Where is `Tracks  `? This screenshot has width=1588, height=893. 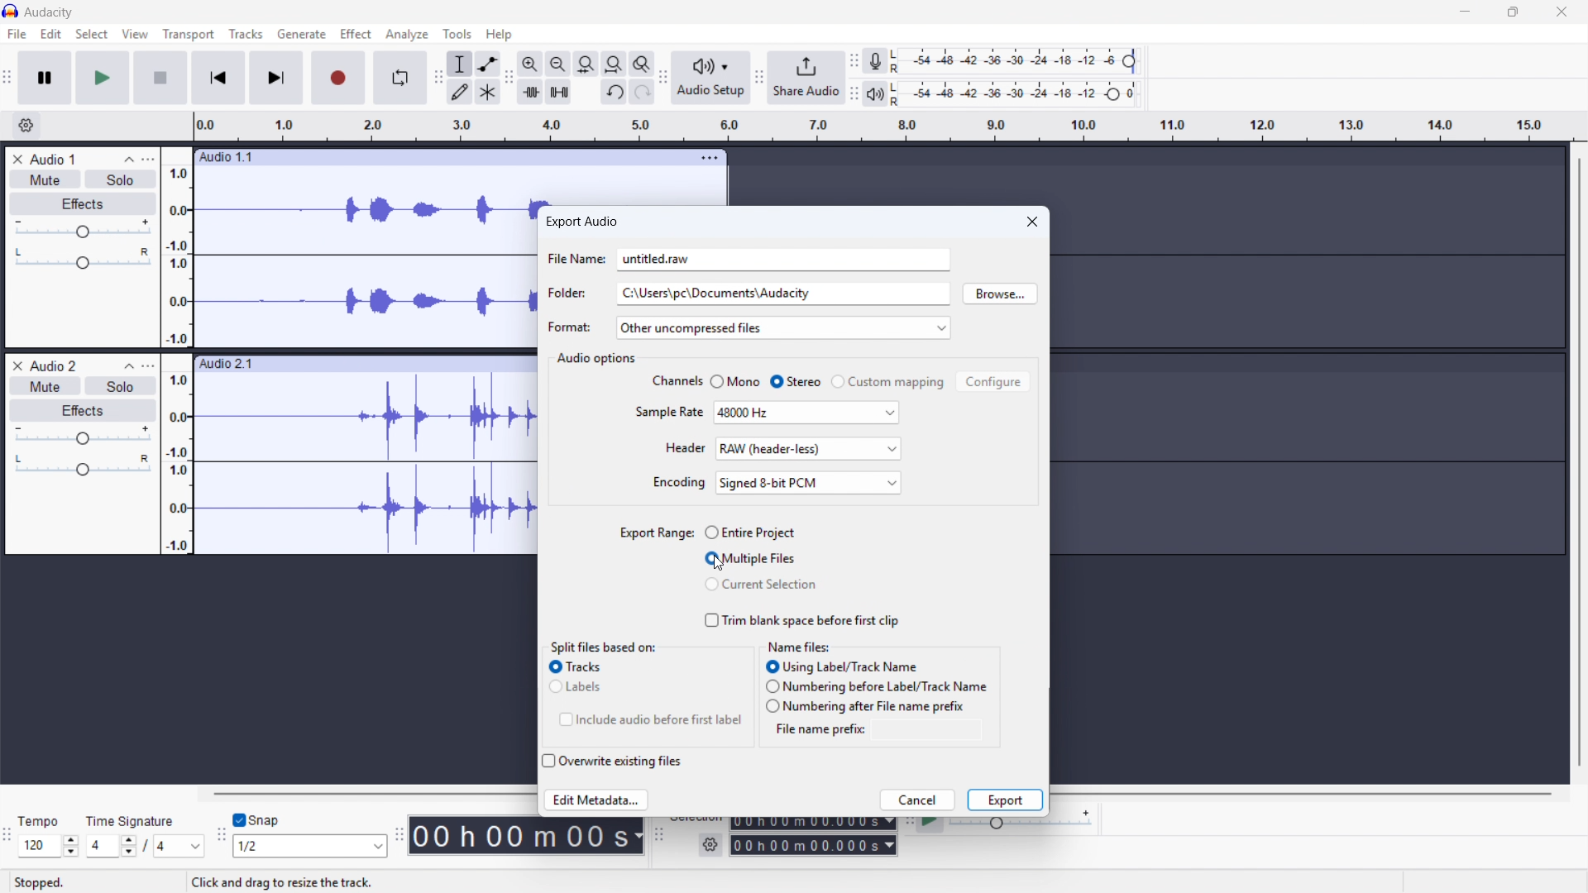 Tracks   is located at coordinates (245, 33).